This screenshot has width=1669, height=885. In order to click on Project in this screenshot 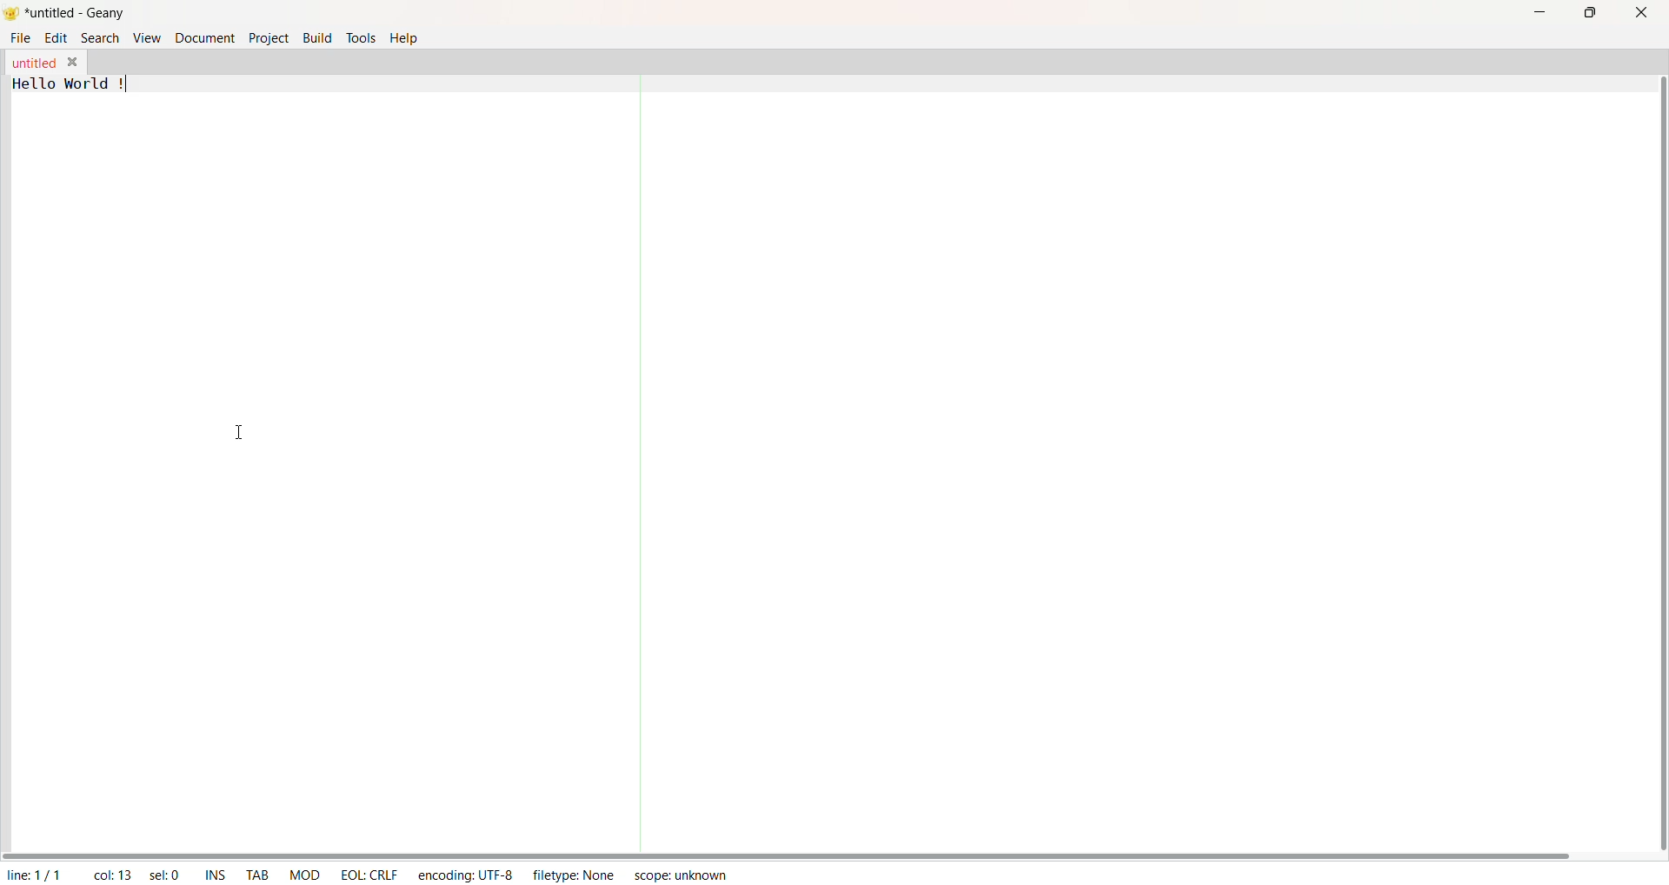, I will do `click(268, 39)`.